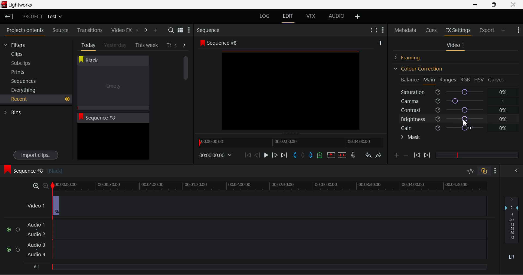 The height and width of the screenshot is (275, 523). What do you see at coordinates (90, 30) in the screenshot?
I see `Transitions` at bounding box center [90, 30].